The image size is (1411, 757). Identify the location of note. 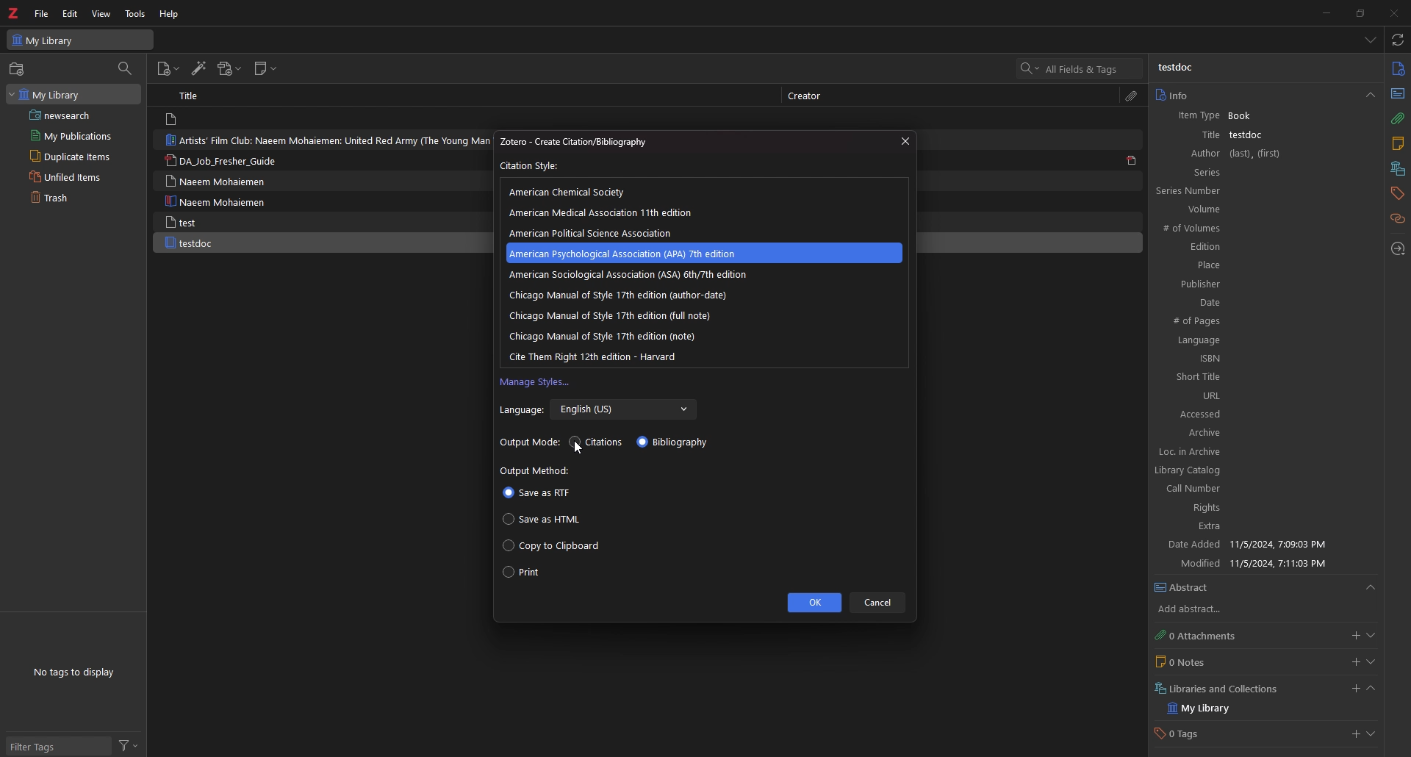
(1397, 146).